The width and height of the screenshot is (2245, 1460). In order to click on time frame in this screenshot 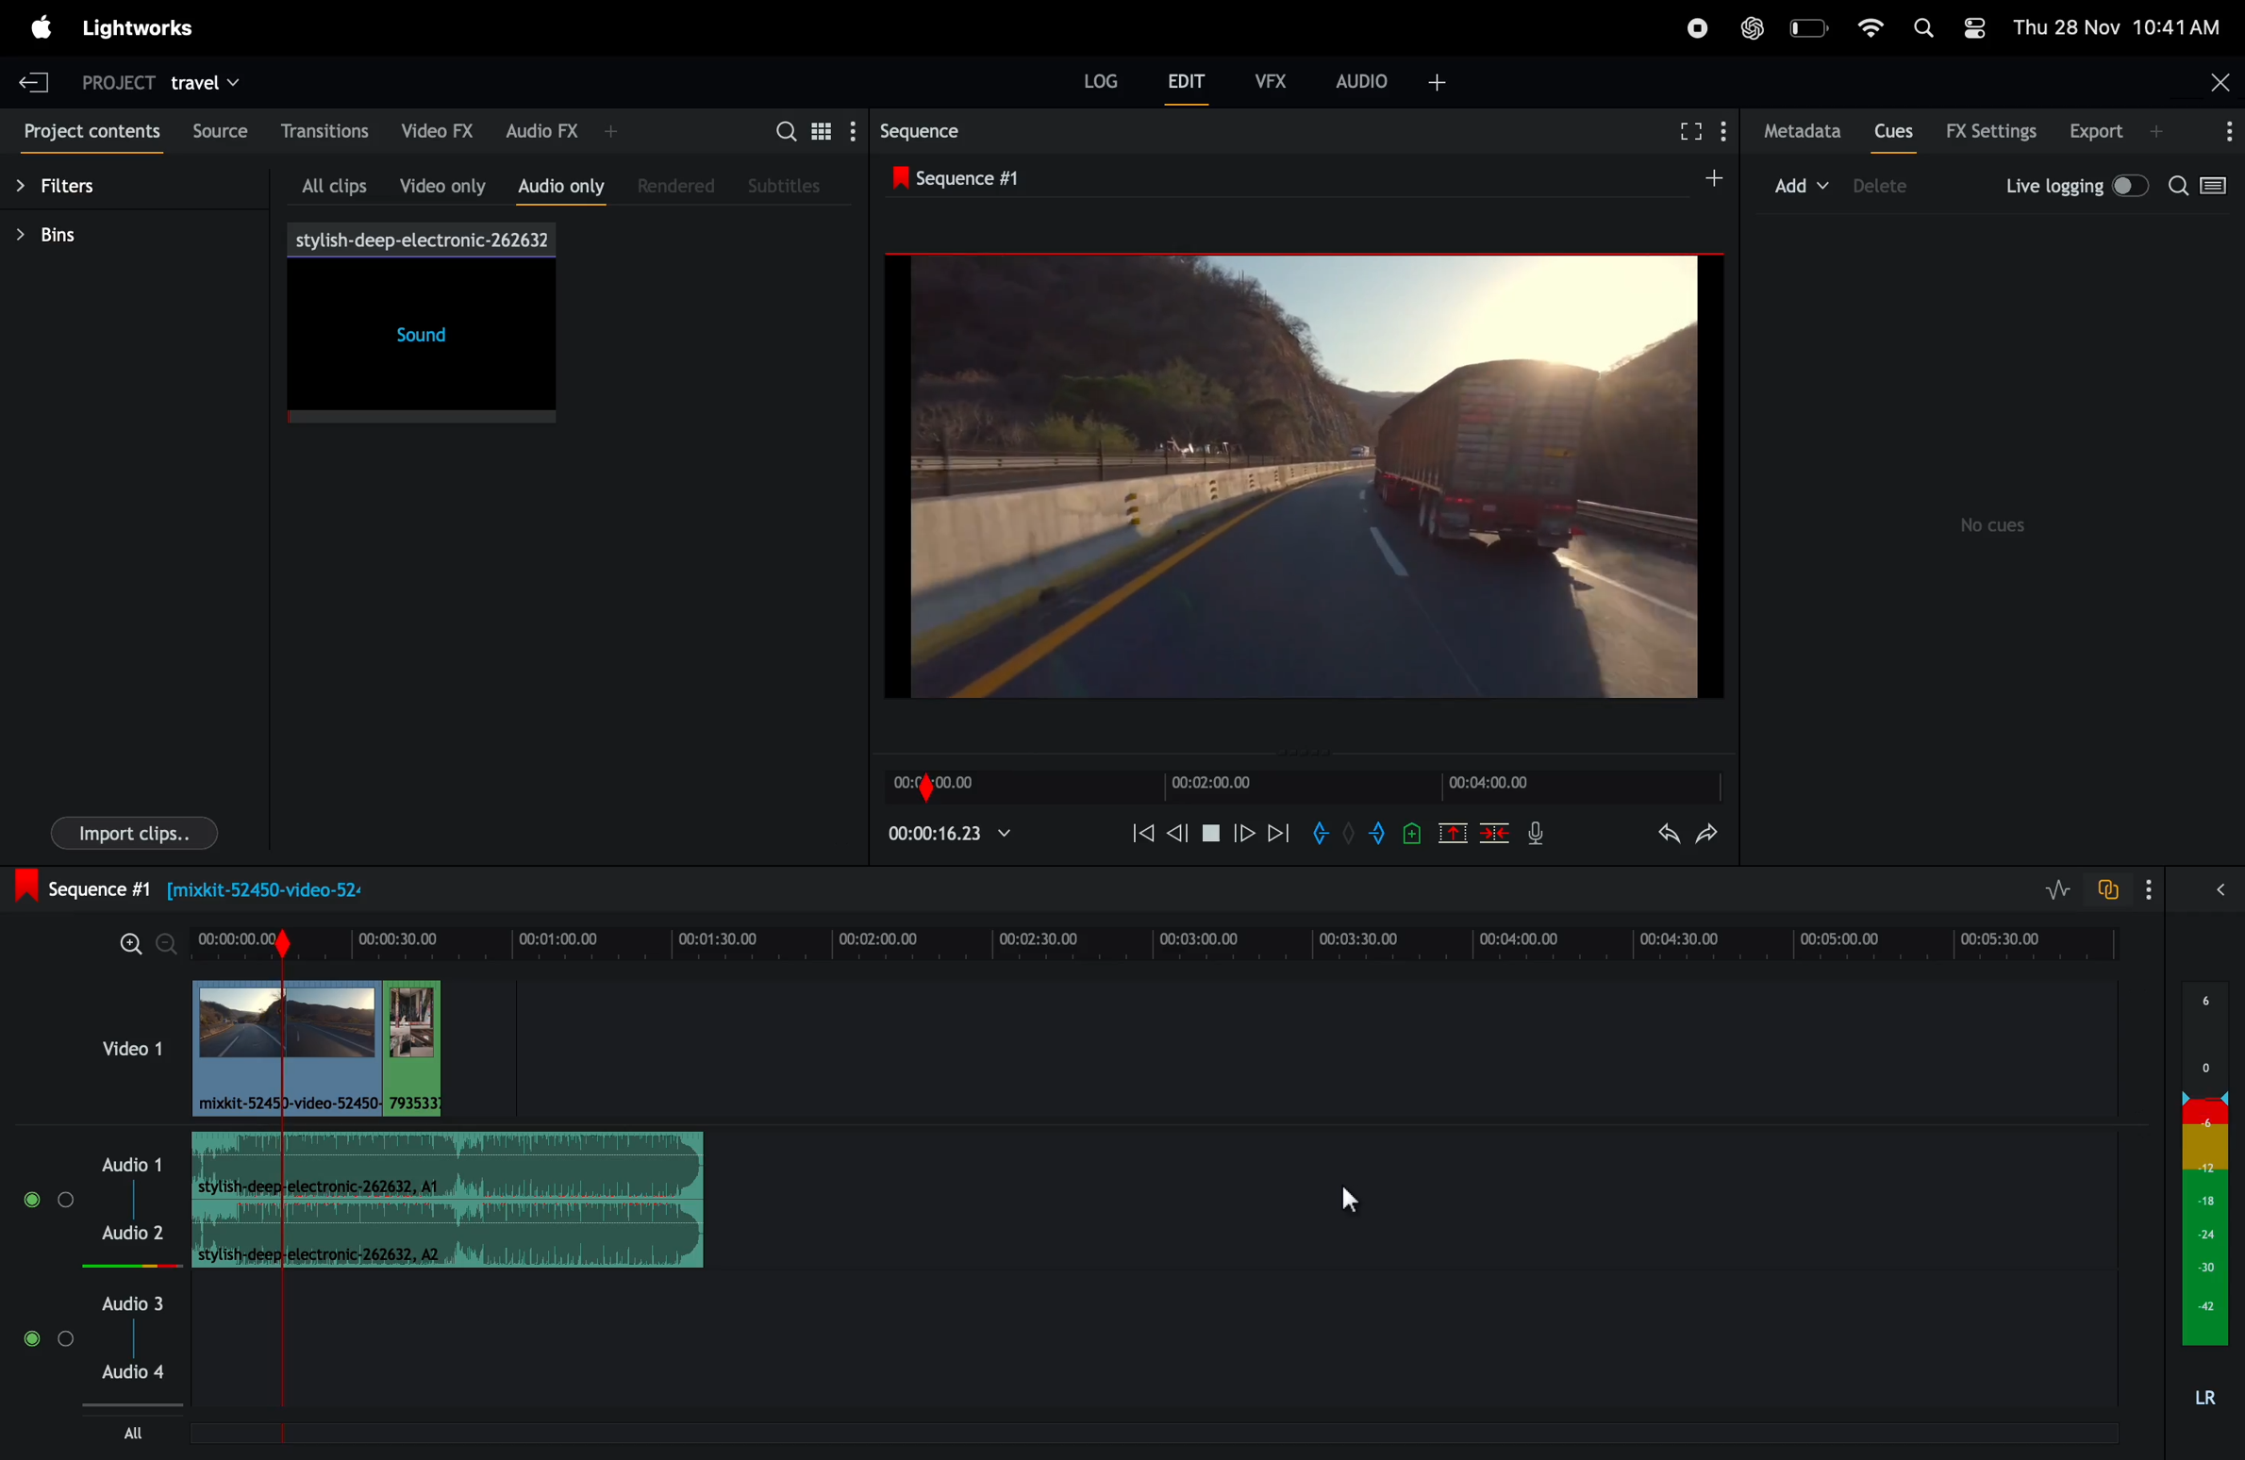, I will do `click(1151, 943)`.